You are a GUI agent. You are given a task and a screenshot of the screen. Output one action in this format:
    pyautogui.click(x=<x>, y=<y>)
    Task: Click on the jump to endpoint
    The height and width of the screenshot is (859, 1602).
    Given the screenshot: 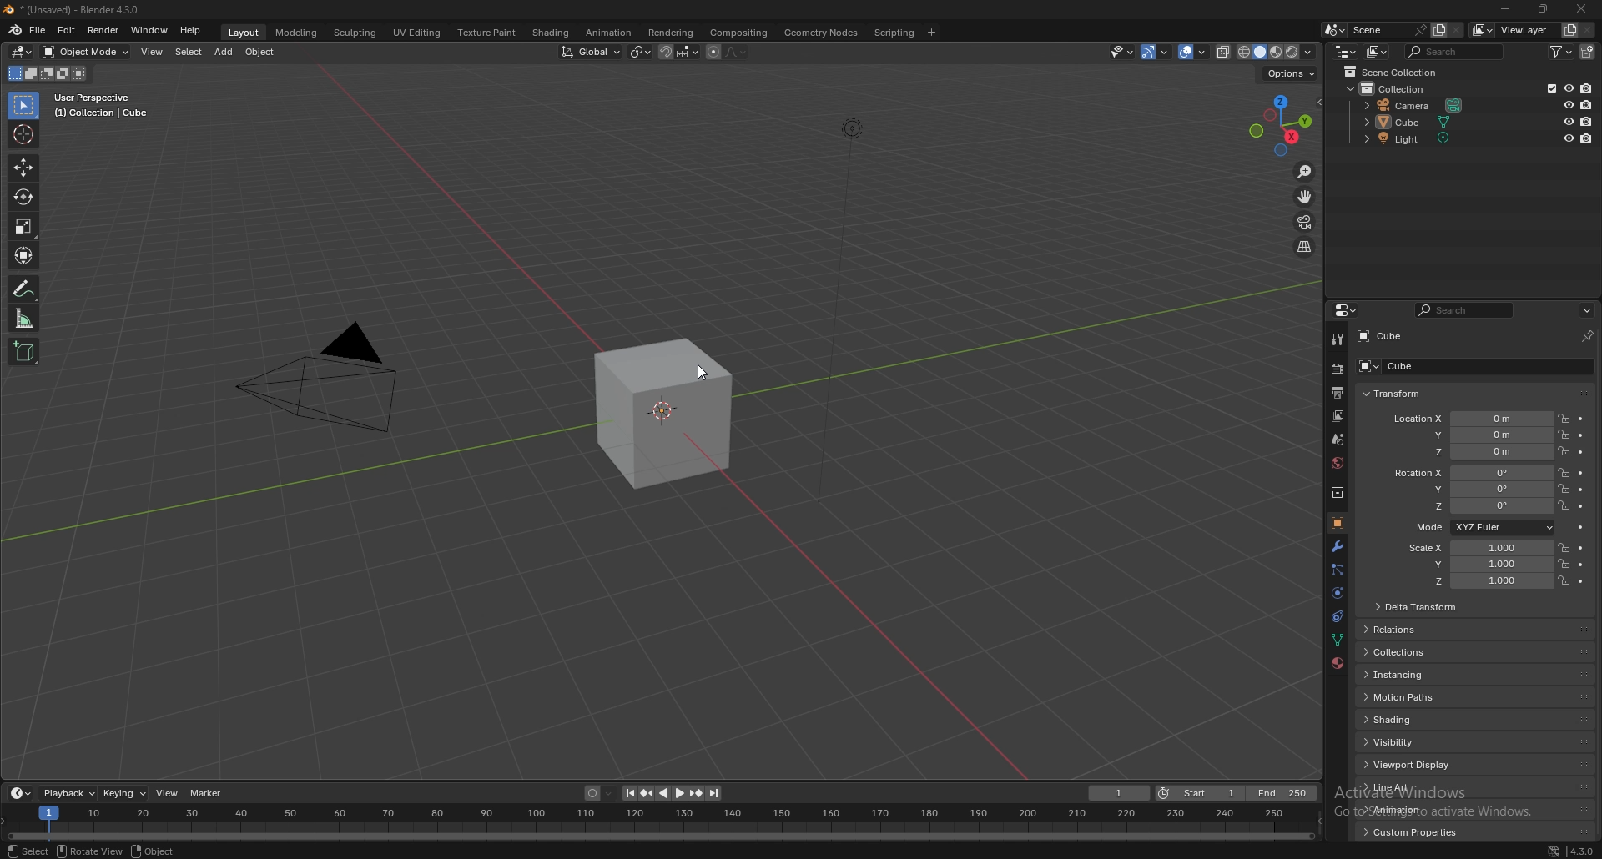 What is the action you would take?
    pyautogui.click(x=715, y=794)
    